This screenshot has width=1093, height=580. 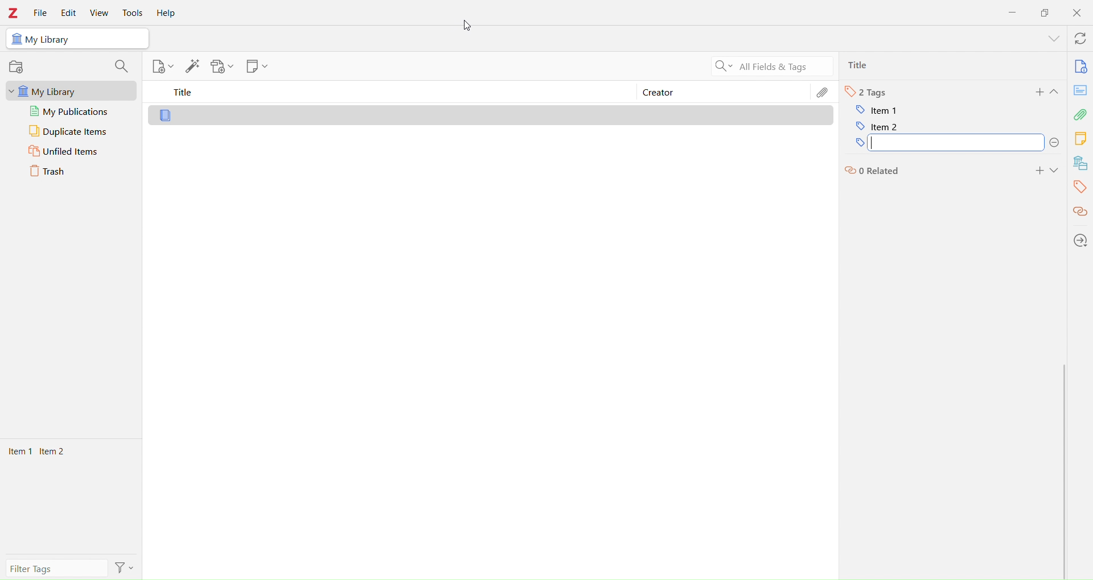 I want to click on Library, so click(x=322, y=114).